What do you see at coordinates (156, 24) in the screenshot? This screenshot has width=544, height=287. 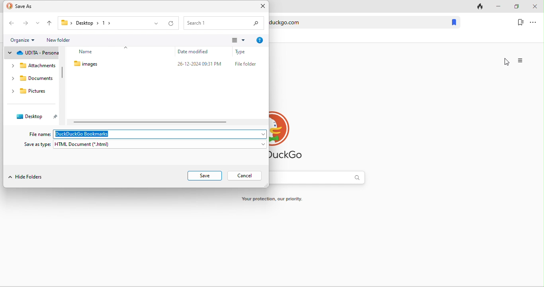 I see `previous location` at bounding box center [156, 24].